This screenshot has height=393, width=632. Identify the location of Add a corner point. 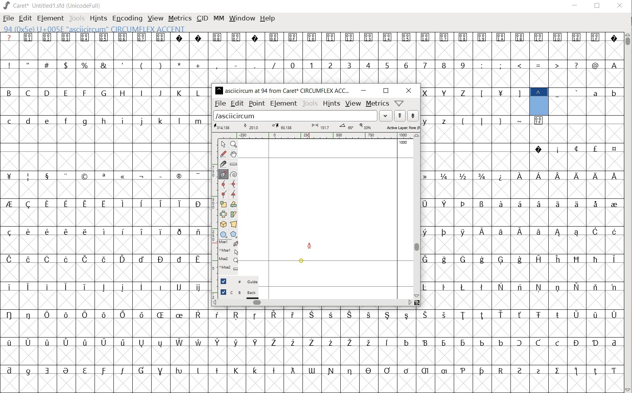
(234, 194).